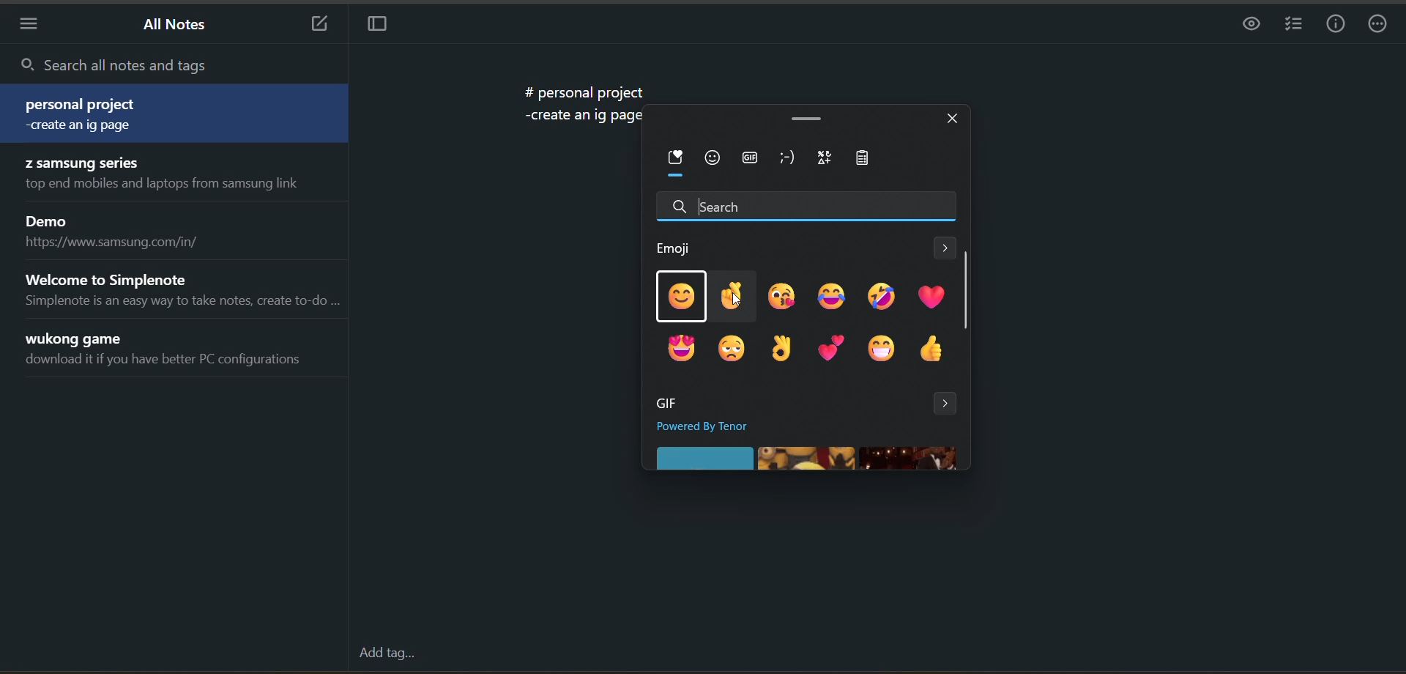 Image resolution: width=1406 pixels, height=674 pixels. Describe the element at coordinates (321, 25) in the screenshot. I see `new note` at that location.